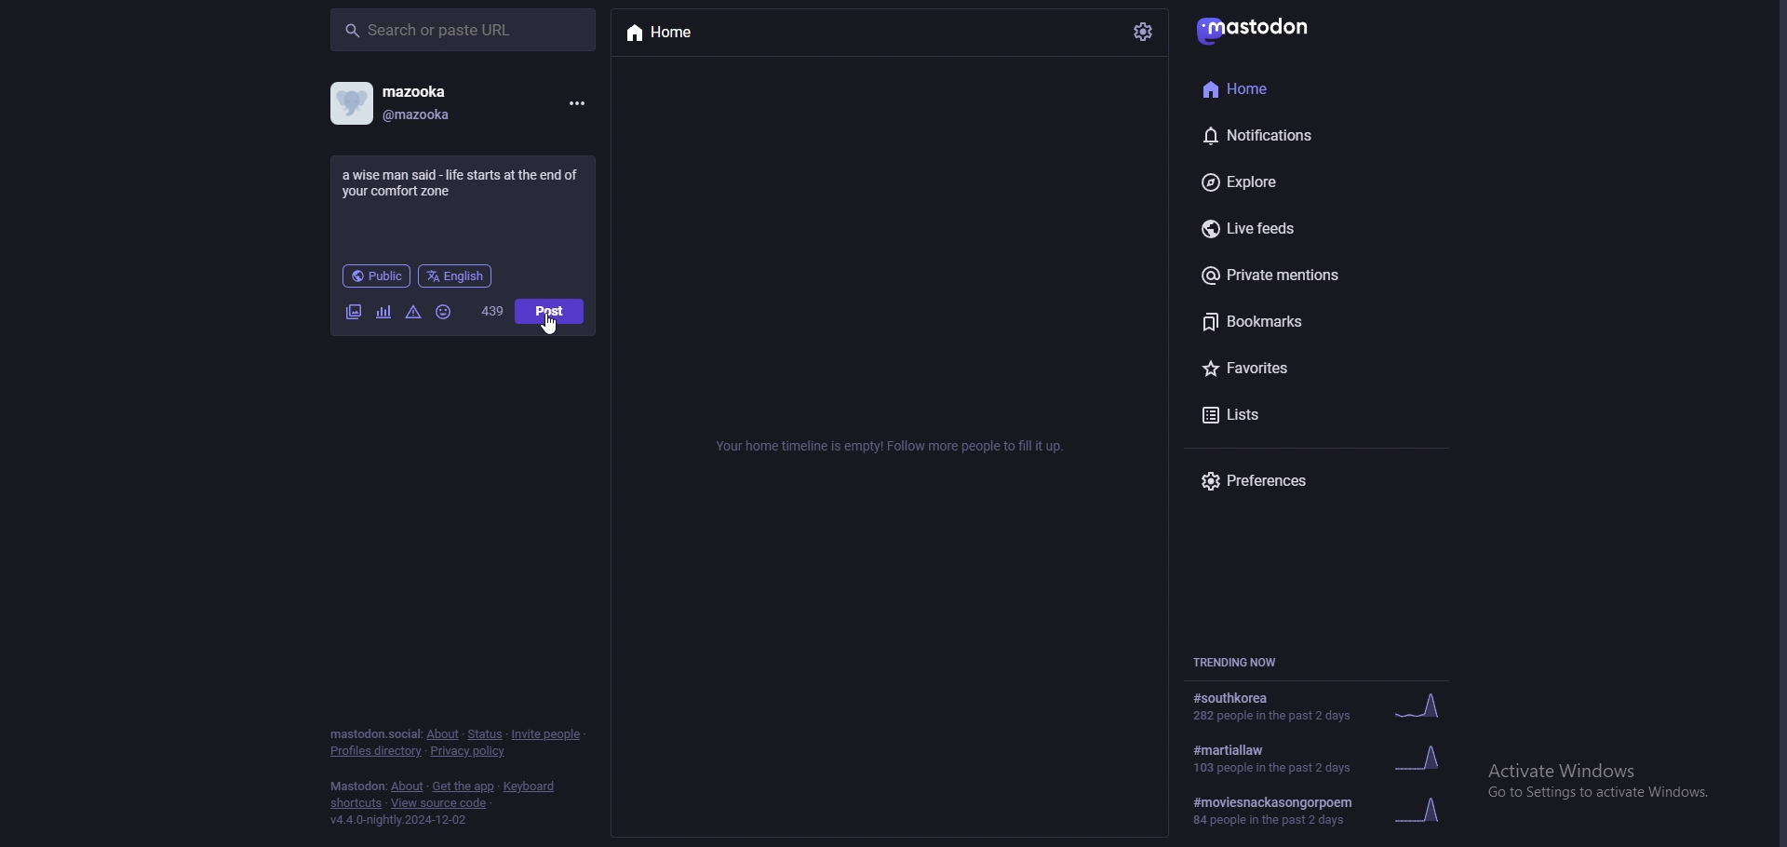 The height and width of the screenshot is (847, 1787). What do you see at coordinates (458, 92) in the screenshot?
I see `mazooka` at bounding box center [458, 92].